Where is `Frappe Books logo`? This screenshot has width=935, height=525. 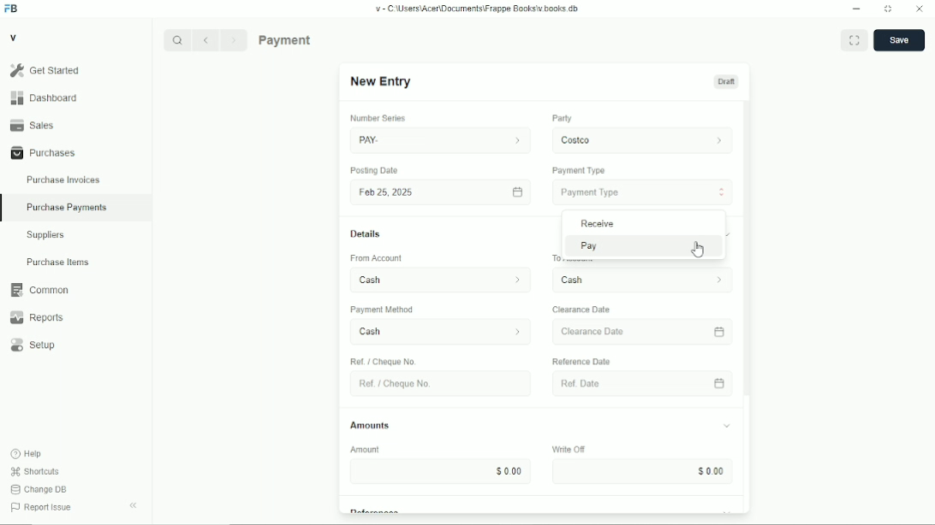 Frappe Books logo is located at coordinates (10, 9).